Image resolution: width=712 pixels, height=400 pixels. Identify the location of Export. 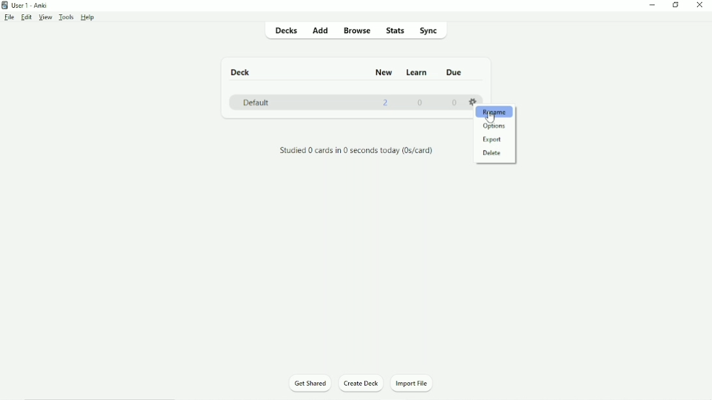
(494, 140).